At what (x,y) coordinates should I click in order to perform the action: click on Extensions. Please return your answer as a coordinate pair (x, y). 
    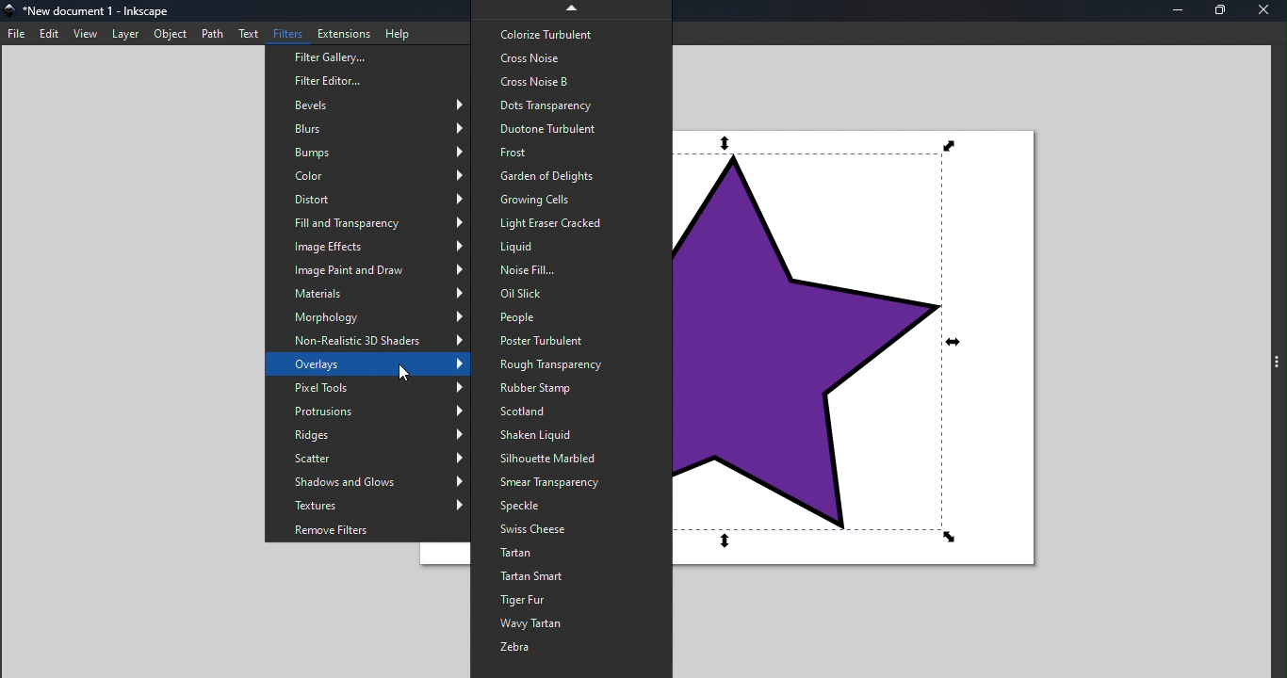
    Looking at the image, I should click on (341, 33).